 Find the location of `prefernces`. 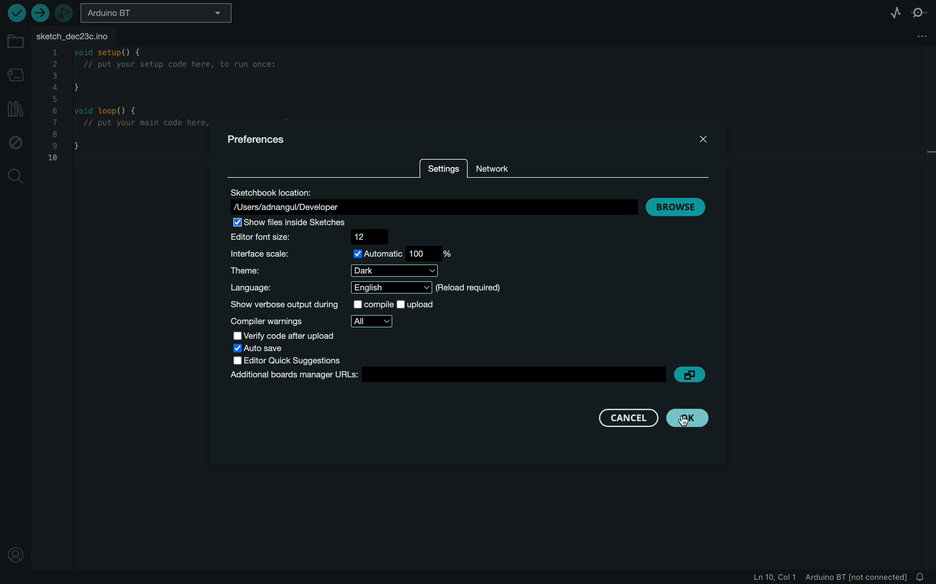

prefernces is located at coordinates (256, 139).